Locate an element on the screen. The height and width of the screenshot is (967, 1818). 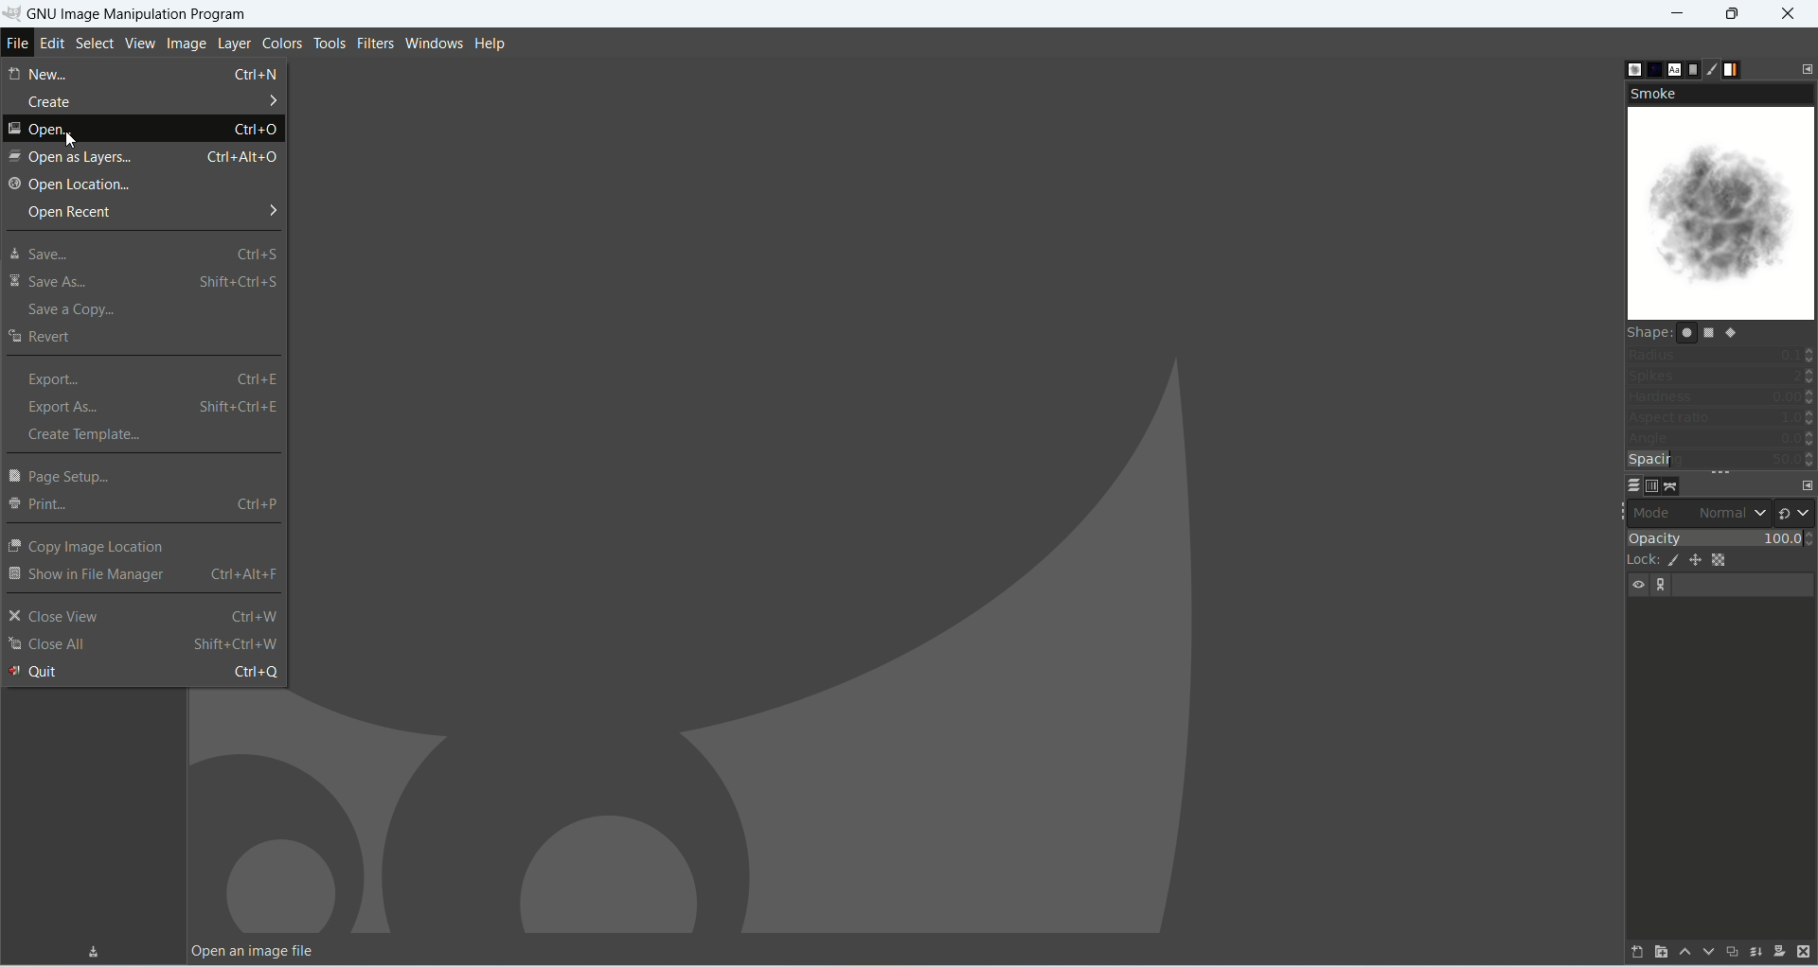
shape is located at coordinates (1721, 332).